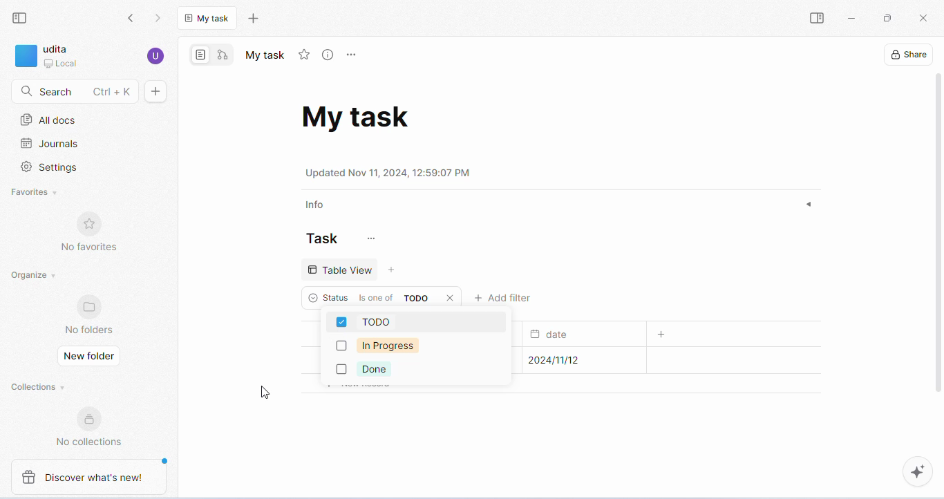  I want to click on go forward, so click(160, 19).